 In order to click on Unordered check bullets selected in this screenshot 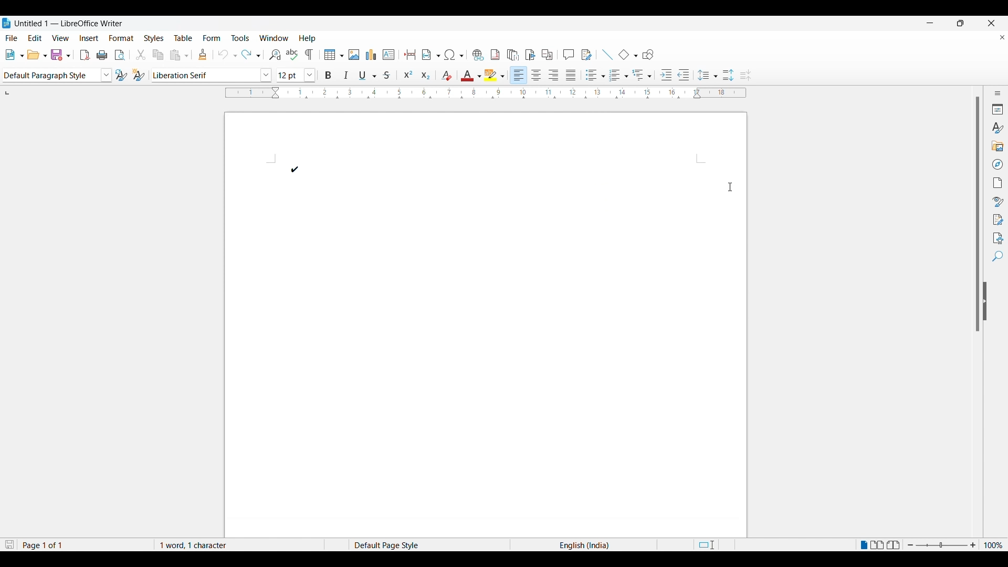, I will do `click(299, 169)`.